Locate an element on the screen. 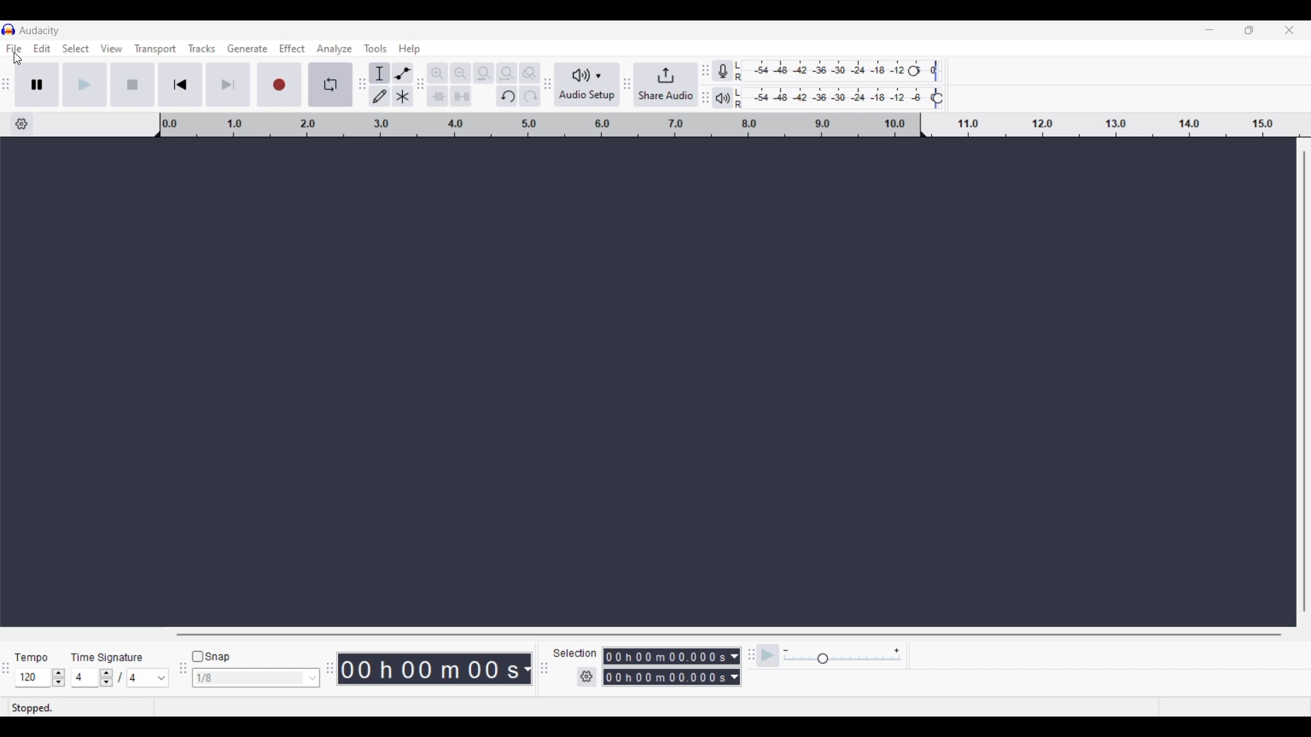  Selection is located at coordinates (576, 653).